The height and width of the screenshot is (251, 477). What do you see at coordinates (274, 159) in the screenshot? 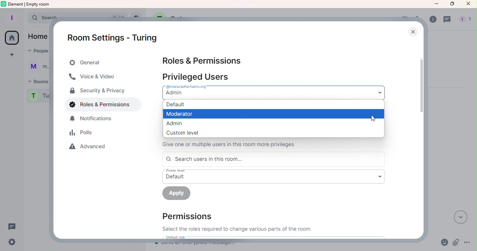
I see `Search users in this room` at bounding box center [274, 159].